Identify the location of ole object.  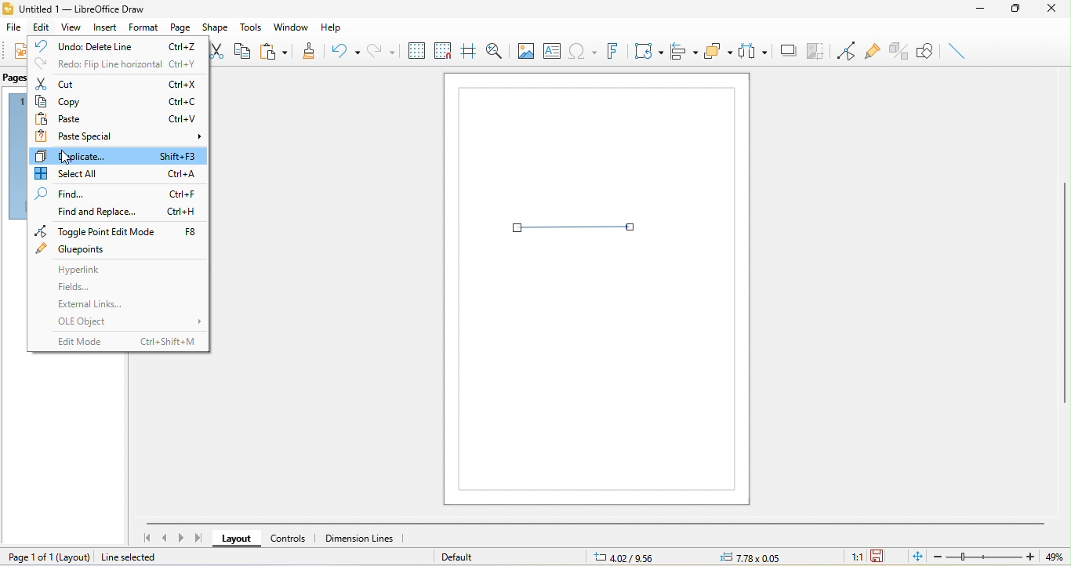
(127, 321).